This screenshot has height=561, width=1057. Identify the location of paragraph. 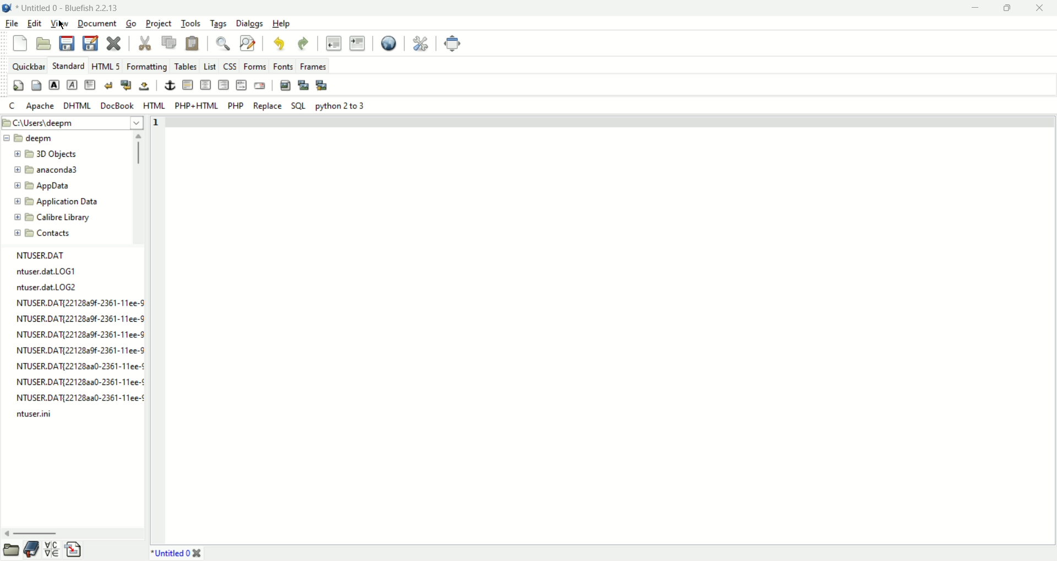
(91, 85).